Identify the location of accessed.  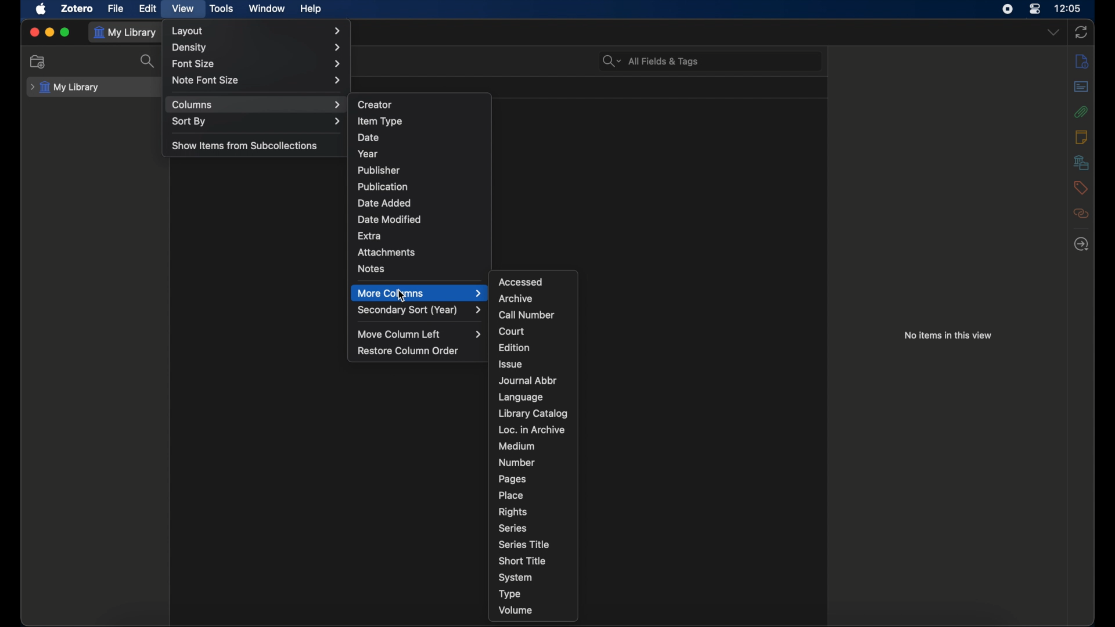
(521, 282).